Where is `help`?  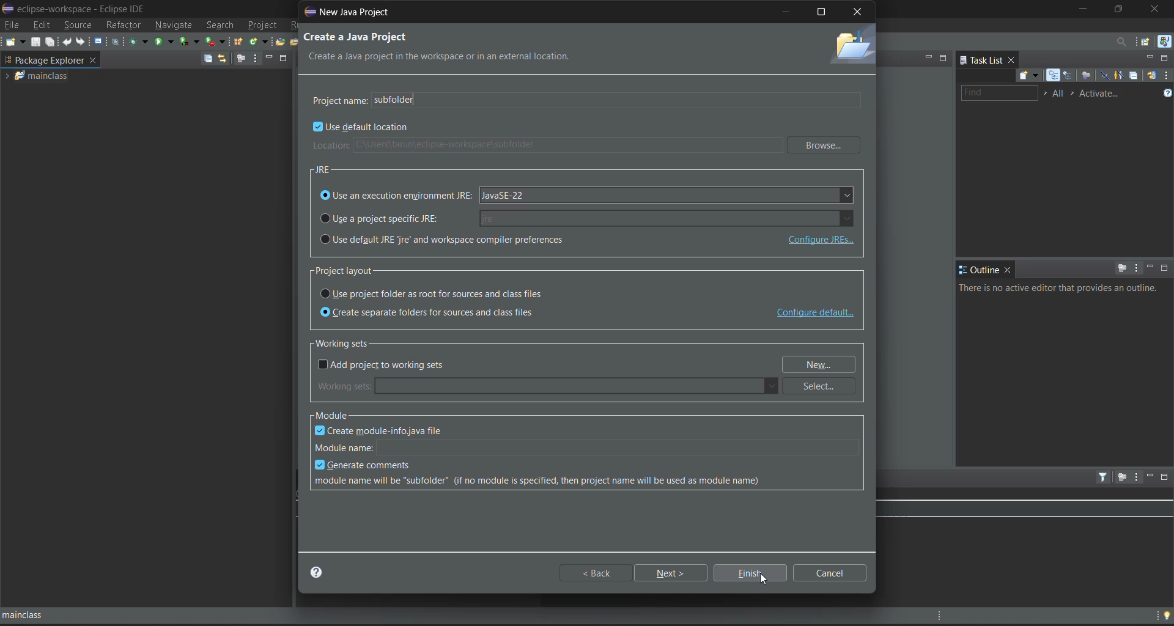
help is located at coordinates (322, 573).